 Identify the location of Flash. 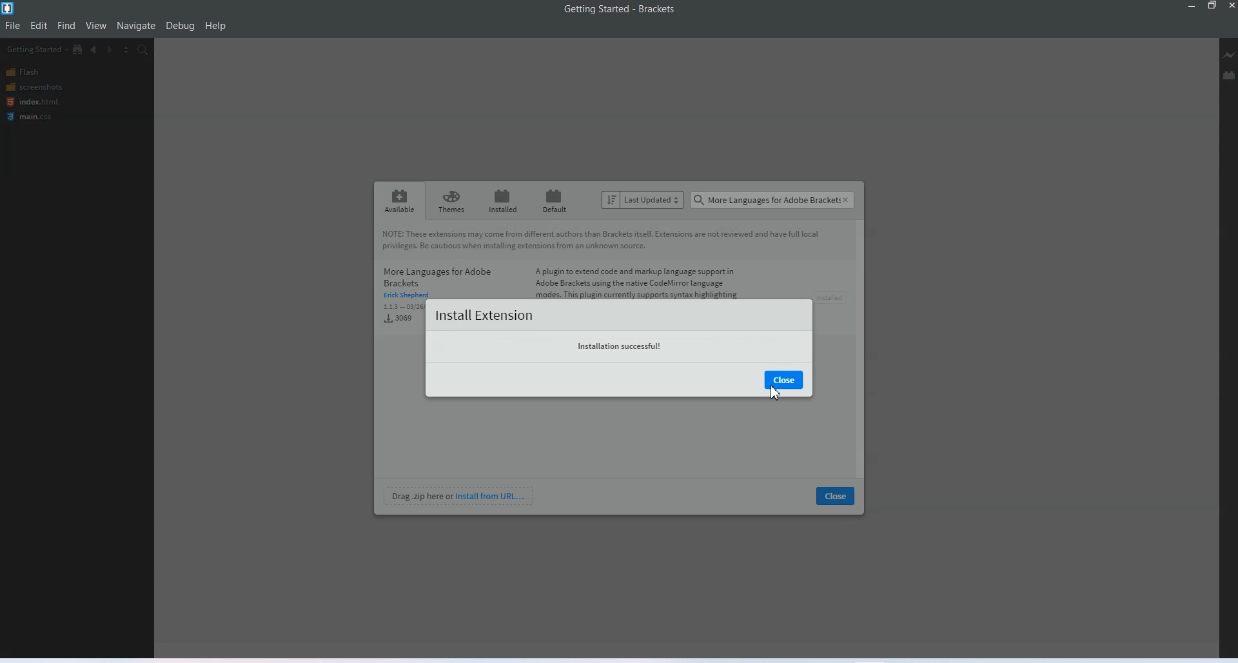
(43, 72).